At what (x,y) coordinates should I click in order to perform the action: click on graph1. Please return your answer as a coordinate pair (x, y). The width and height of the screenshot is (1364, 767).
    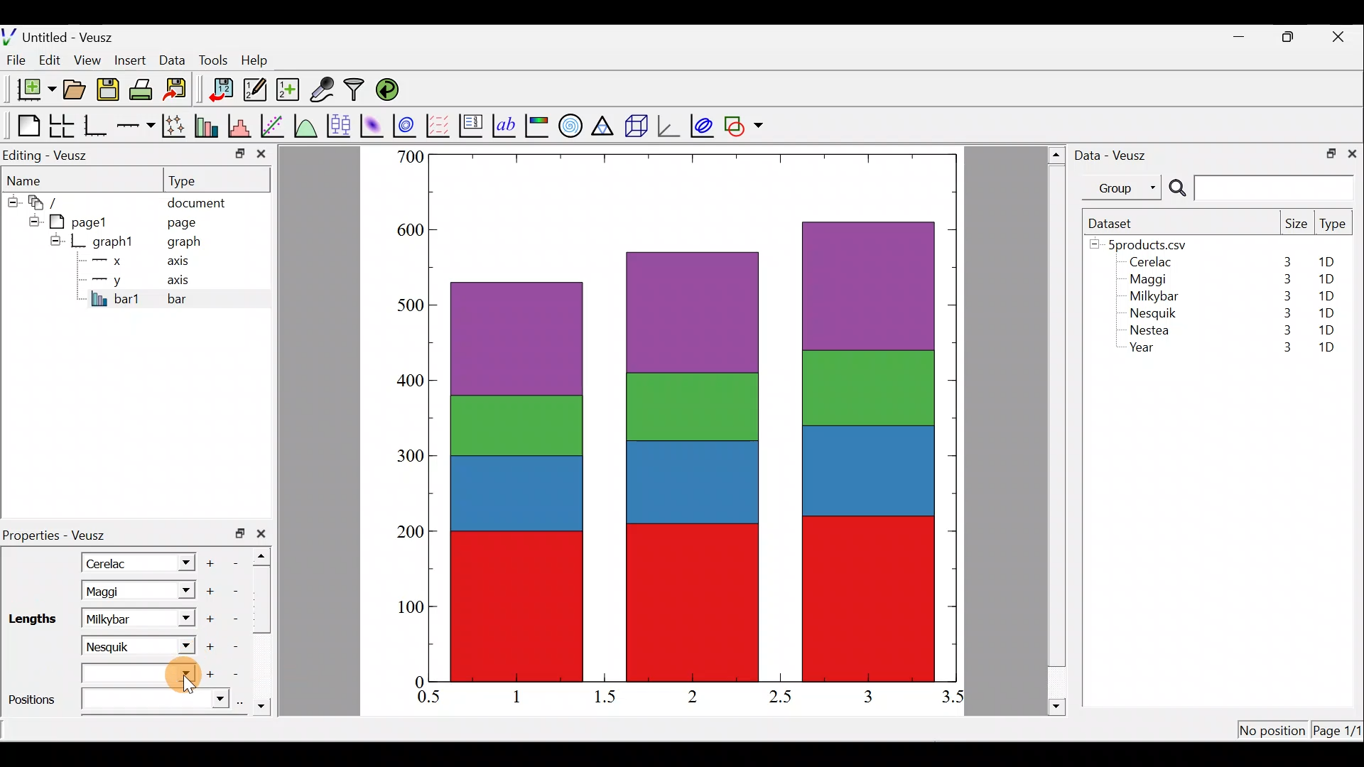
    Looking at the image, I should click on (114, 242).